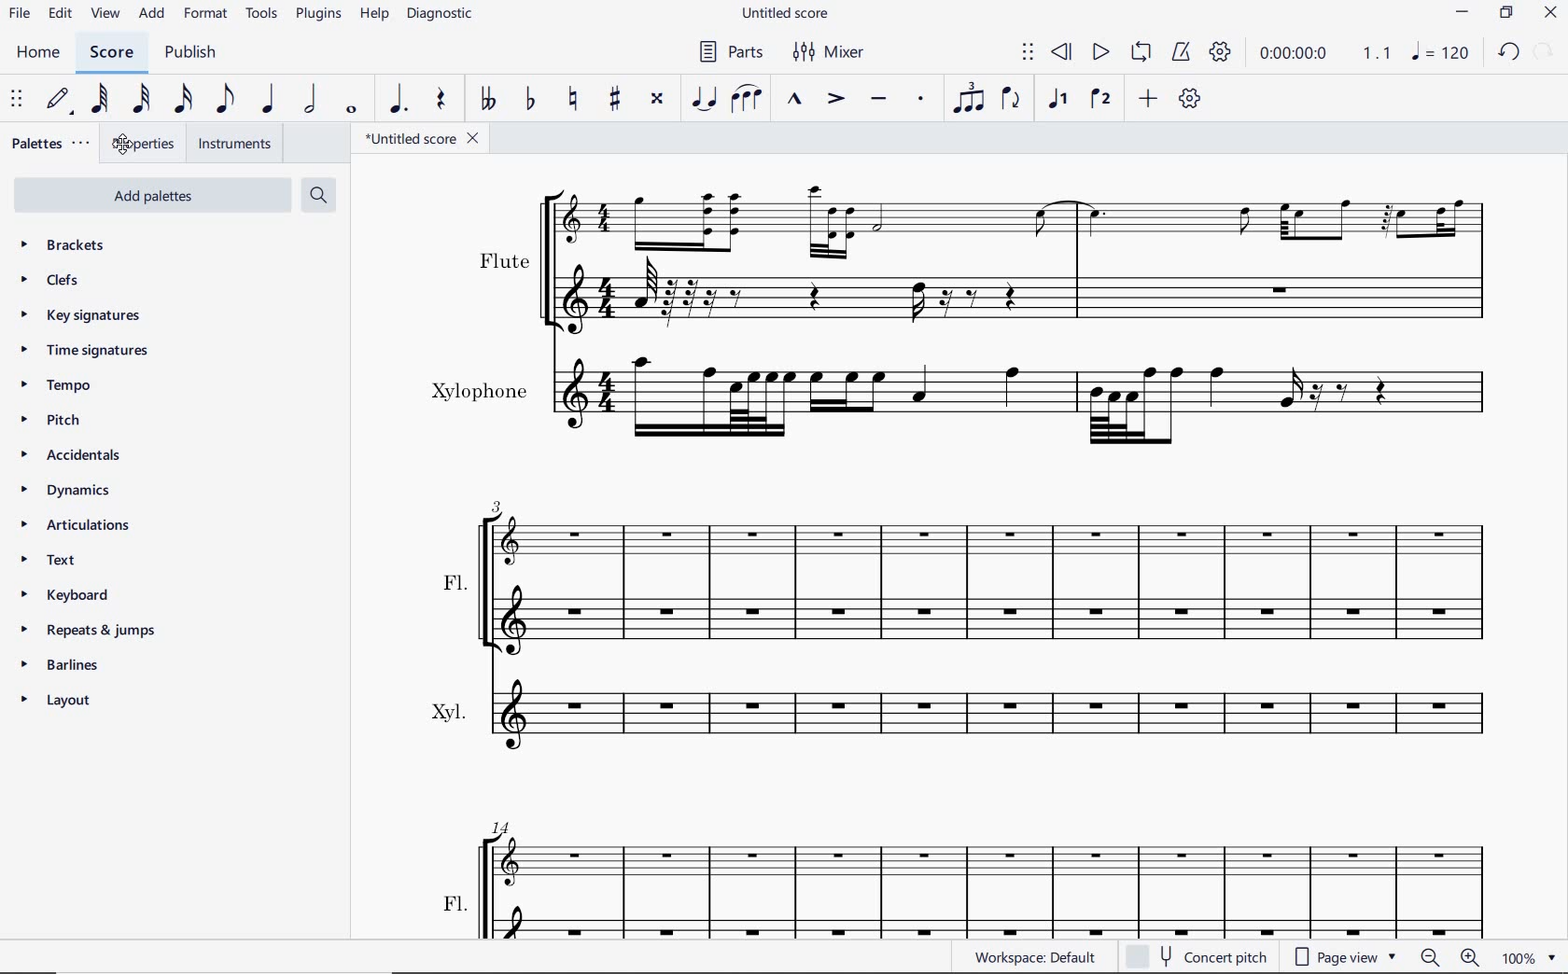 This screenshot has width=1568, height=974. I want to click on QUARTER NOTE, so click(269, 99).